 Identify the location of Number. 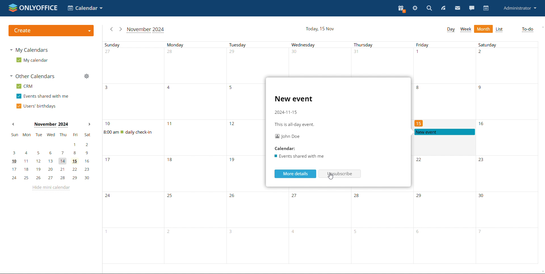
(234, 125).